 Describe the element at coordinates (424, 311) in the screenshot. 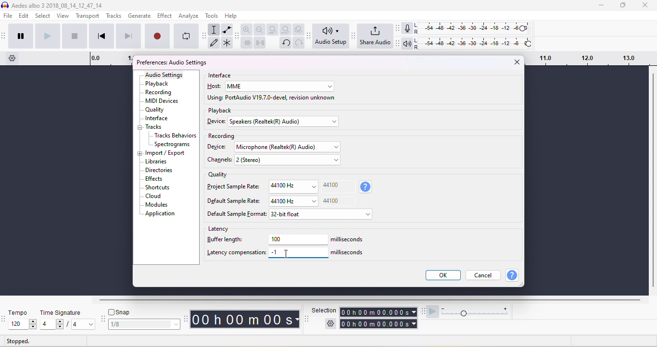

I see `audacity play at speed toolbar` at that location.